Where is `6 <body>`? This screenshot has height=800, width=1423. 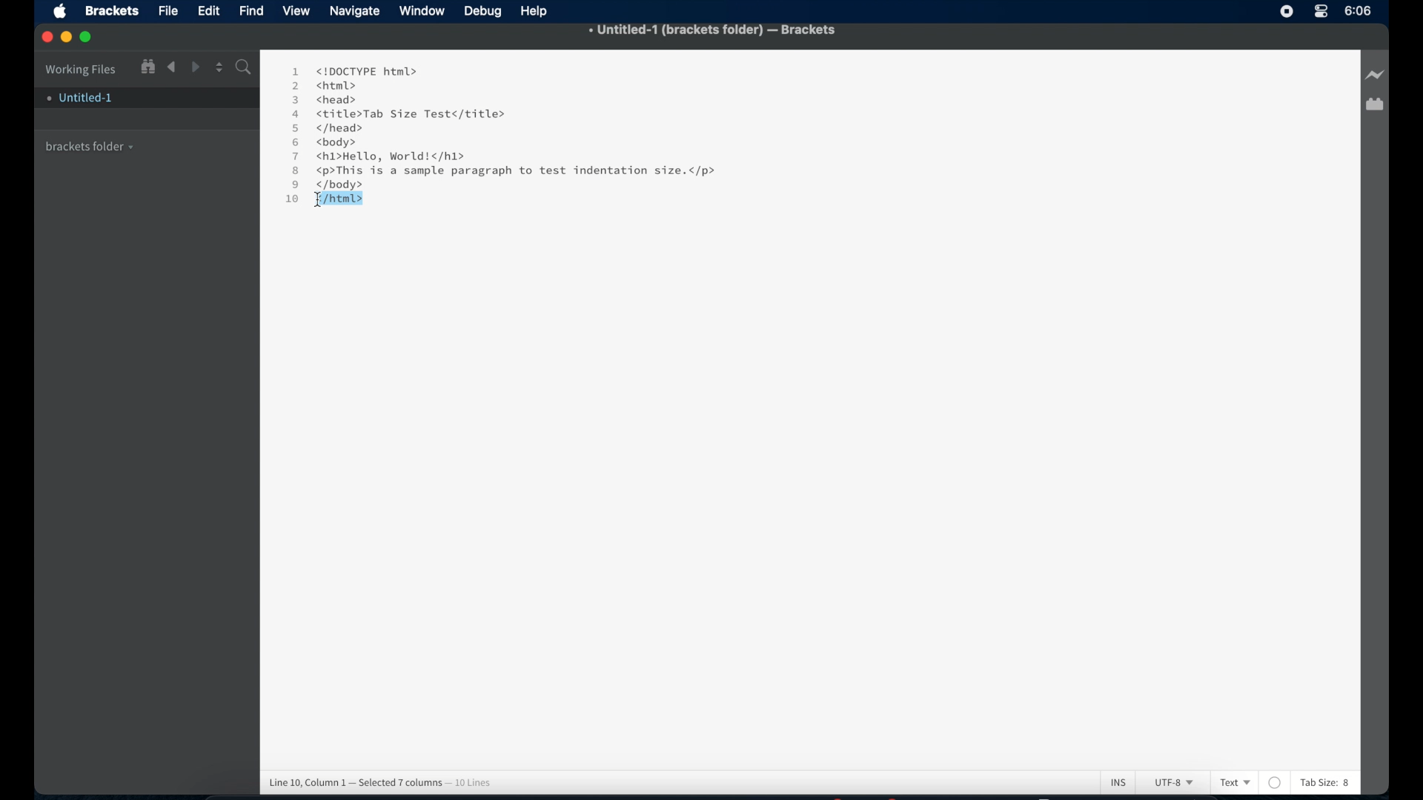
6 <body> is located at coordinates (330, 143).